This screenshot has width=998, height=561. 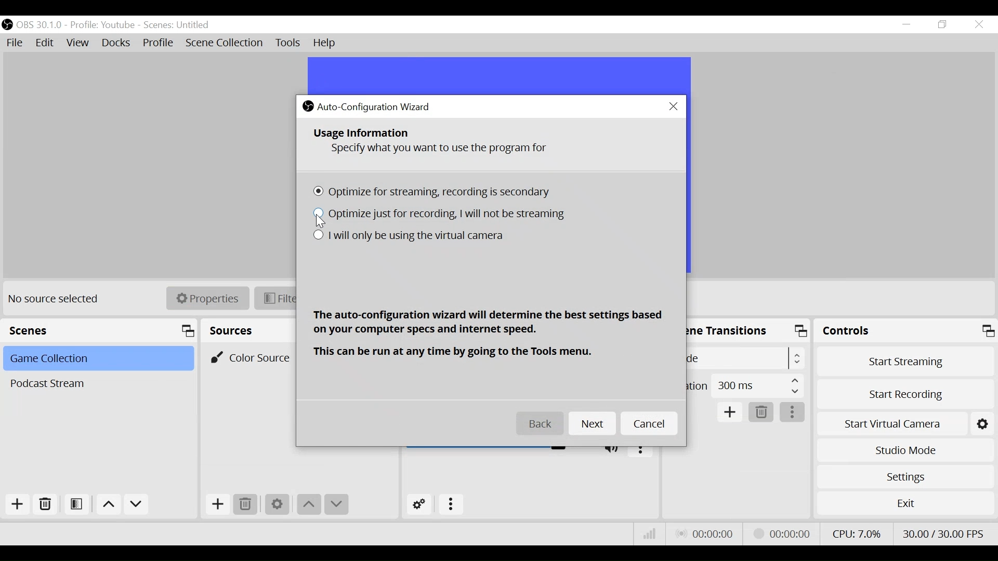 I want to click on Studio Mode, so click(x=904, y=452).